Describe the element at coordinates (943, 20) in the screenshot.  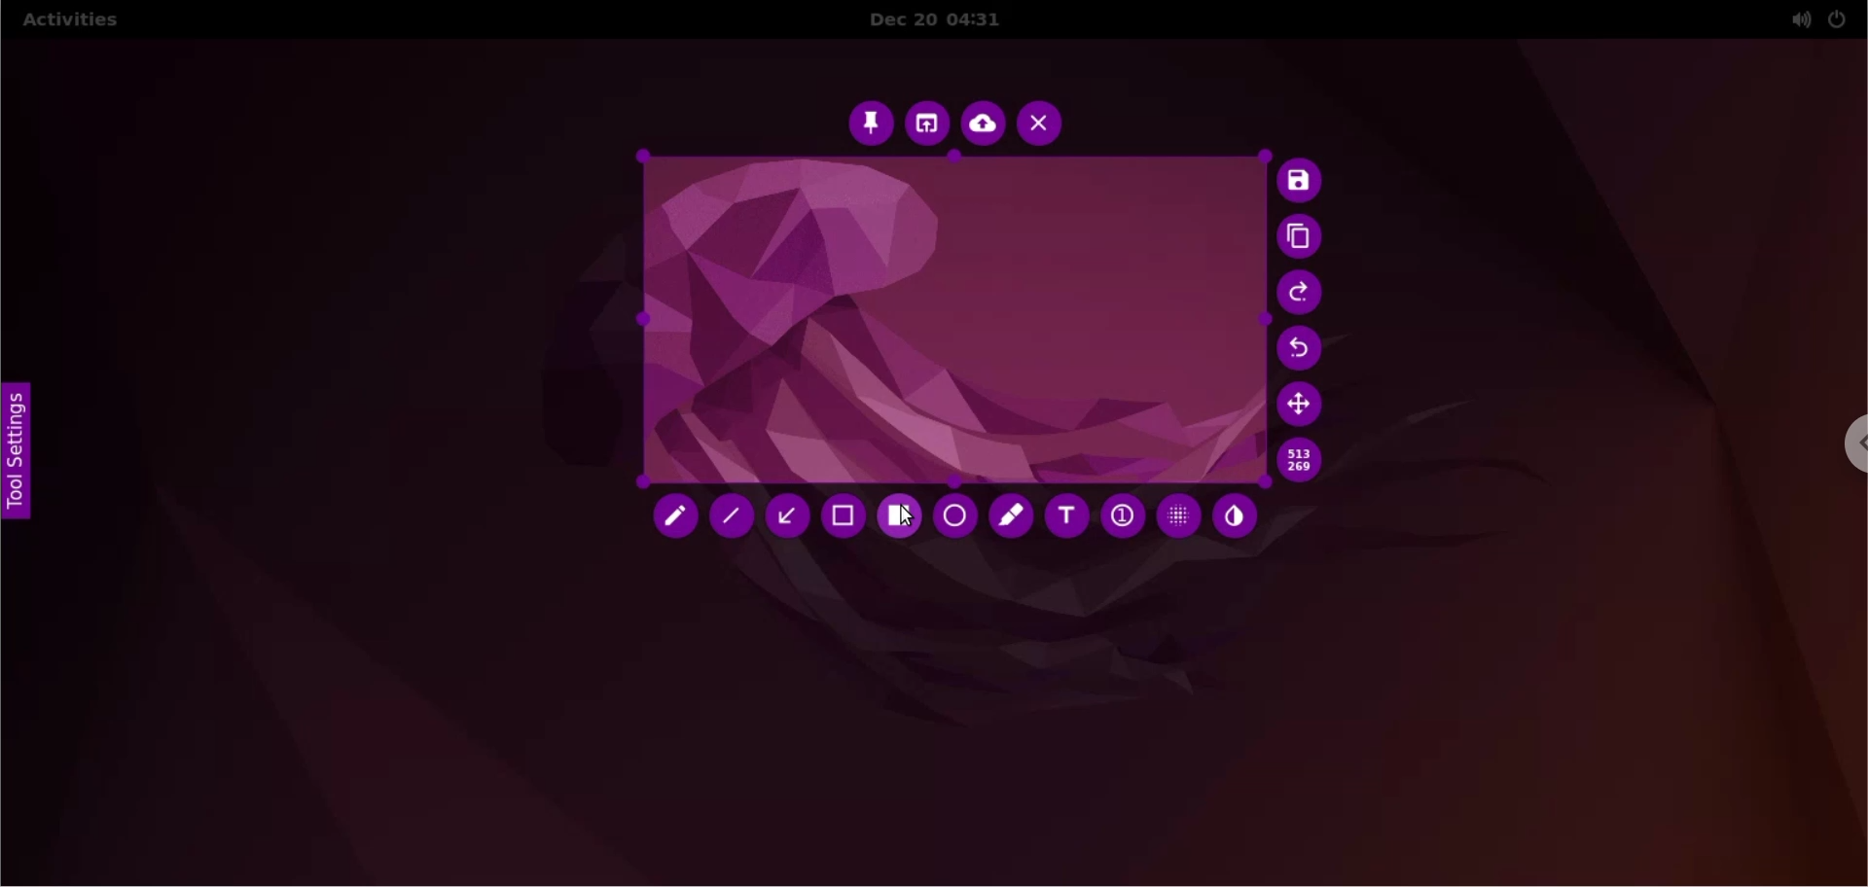
I see `Dec 20 04:31` at that location.